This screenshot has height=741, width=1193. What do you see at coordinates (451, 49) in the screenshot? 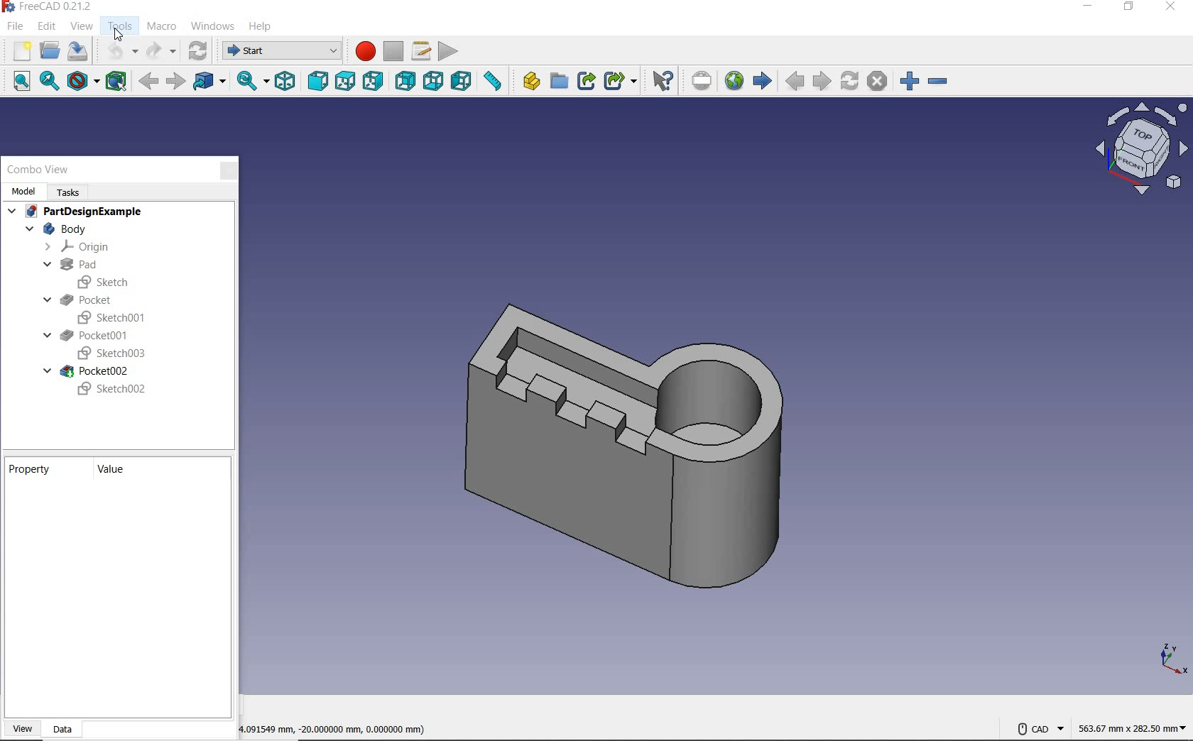
I see `Execute macro` at bounding box center [451, 49].